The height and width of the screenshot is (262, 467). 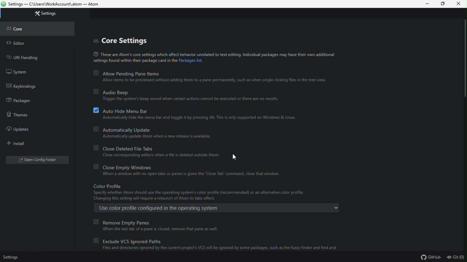 I want to click on ‘settings found within thew package card in the, so click(x=135, y=61).